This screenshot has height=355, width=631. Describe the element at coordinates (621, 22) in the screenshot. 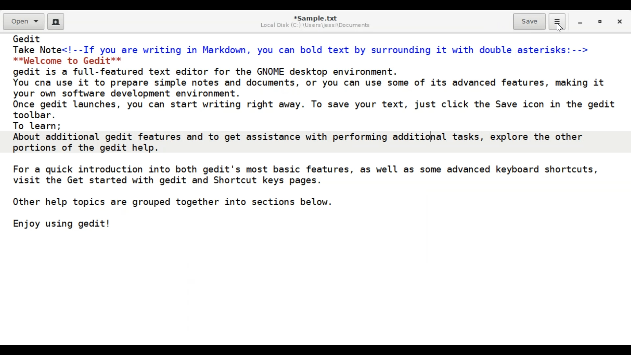

I see `Close` at that location.